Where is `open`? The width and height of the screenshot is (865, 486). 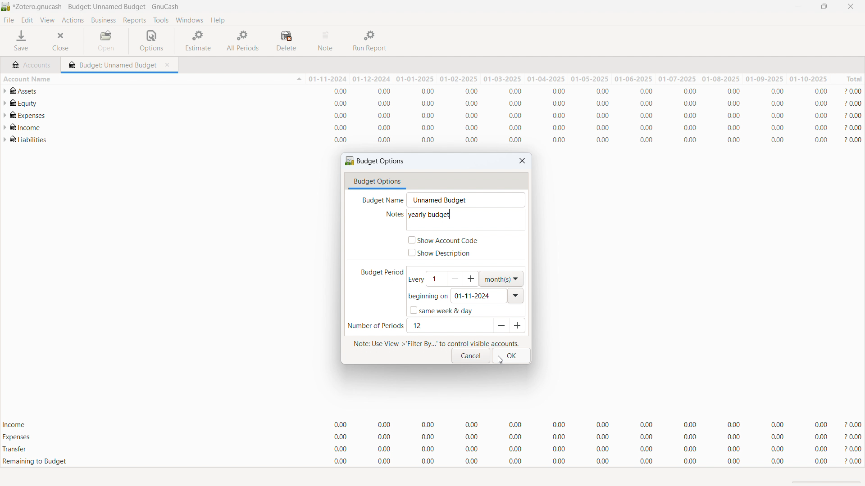
open is located at coordinates (106, 41).